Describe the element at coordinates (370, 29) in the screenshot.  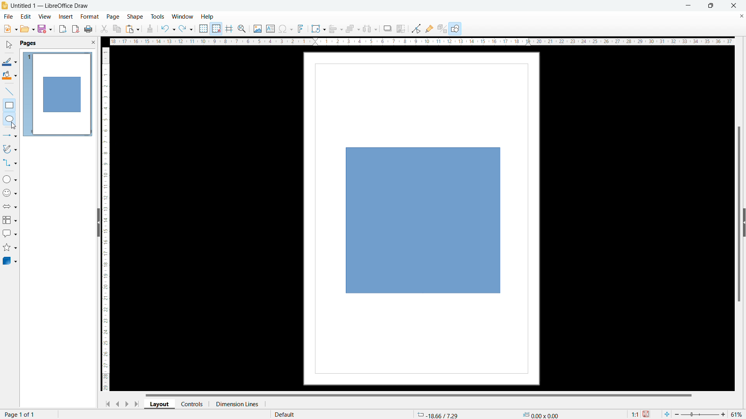
I see `select at least three objects to distributw` at that location.